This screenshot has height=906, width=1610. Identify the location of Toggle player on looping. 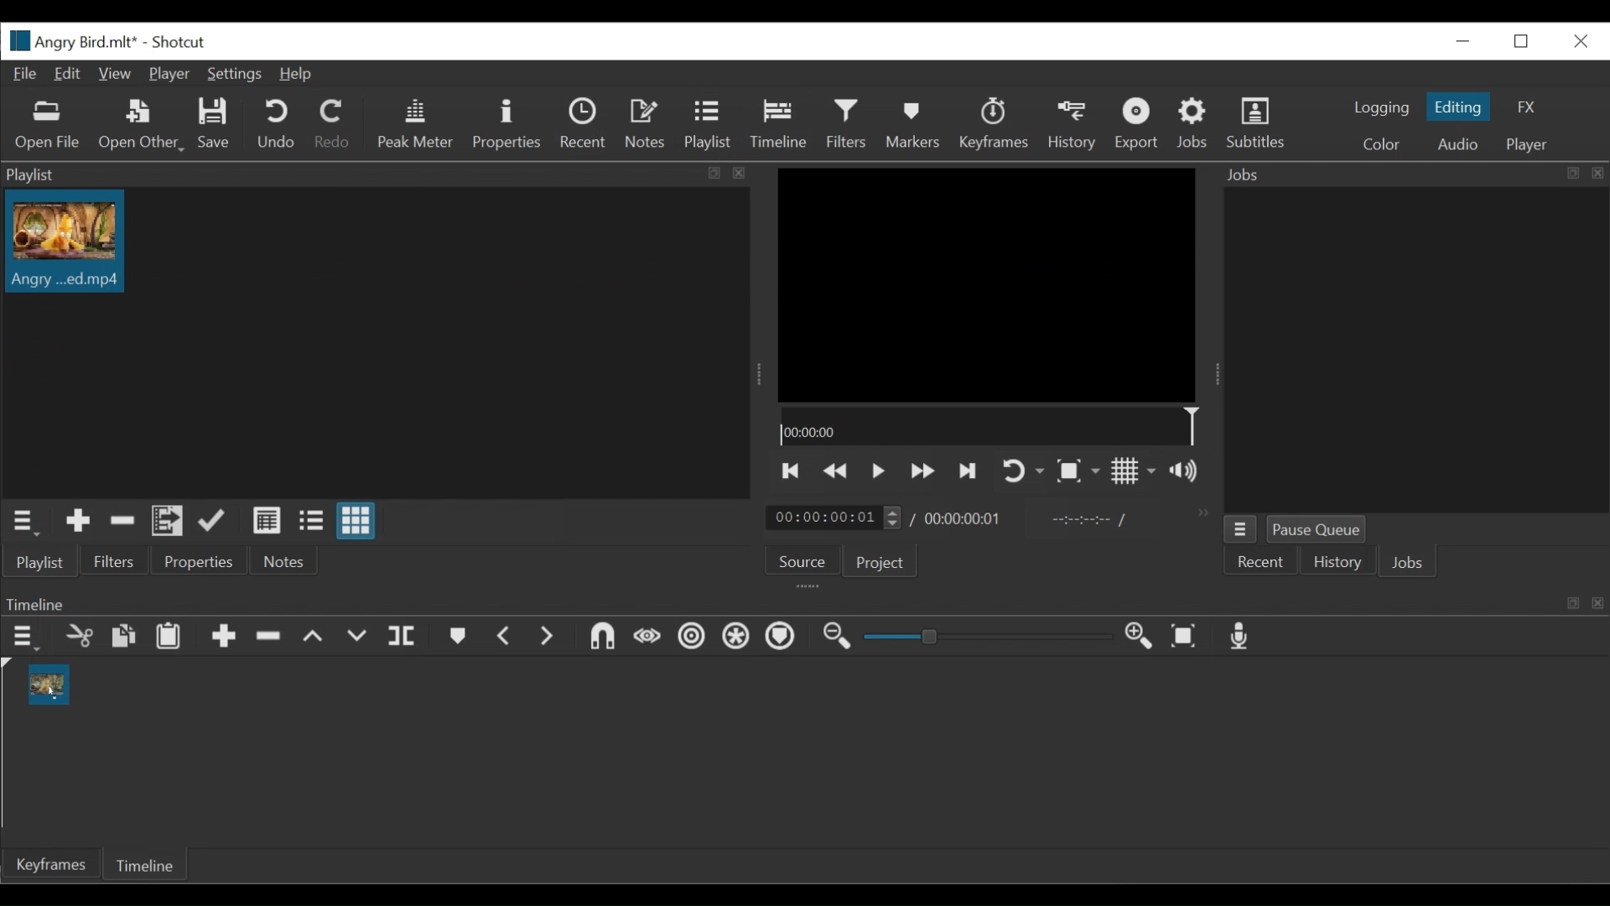
(1025, 471).